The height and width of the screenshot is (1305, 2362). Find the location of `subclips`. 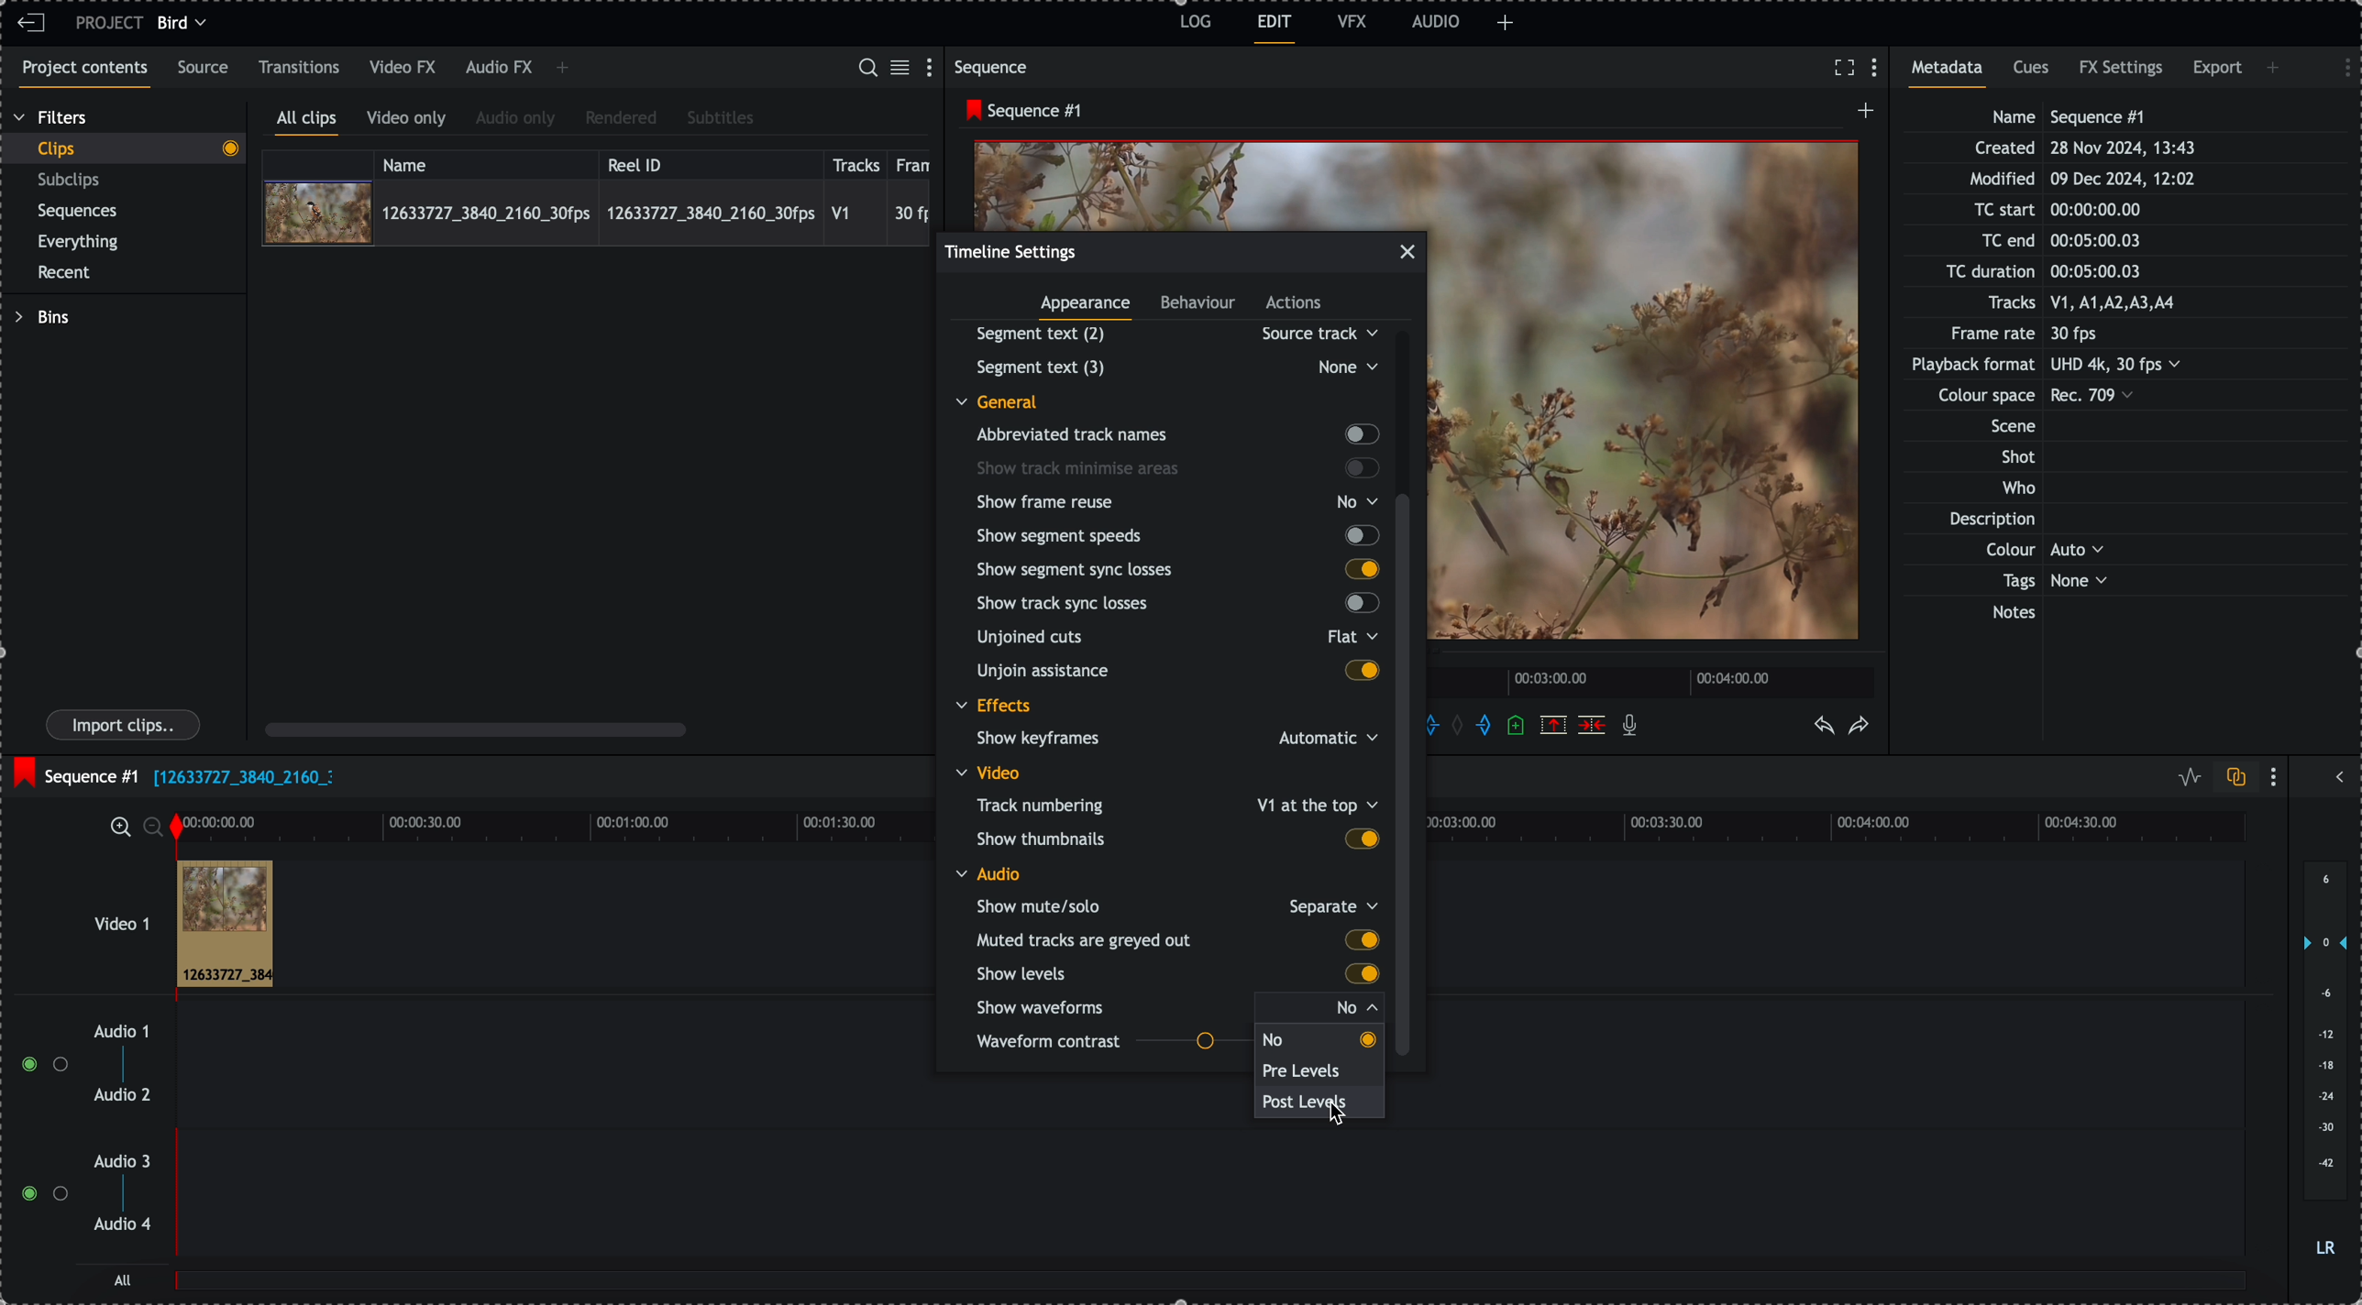

subclips is located at coordinates (72, 181).